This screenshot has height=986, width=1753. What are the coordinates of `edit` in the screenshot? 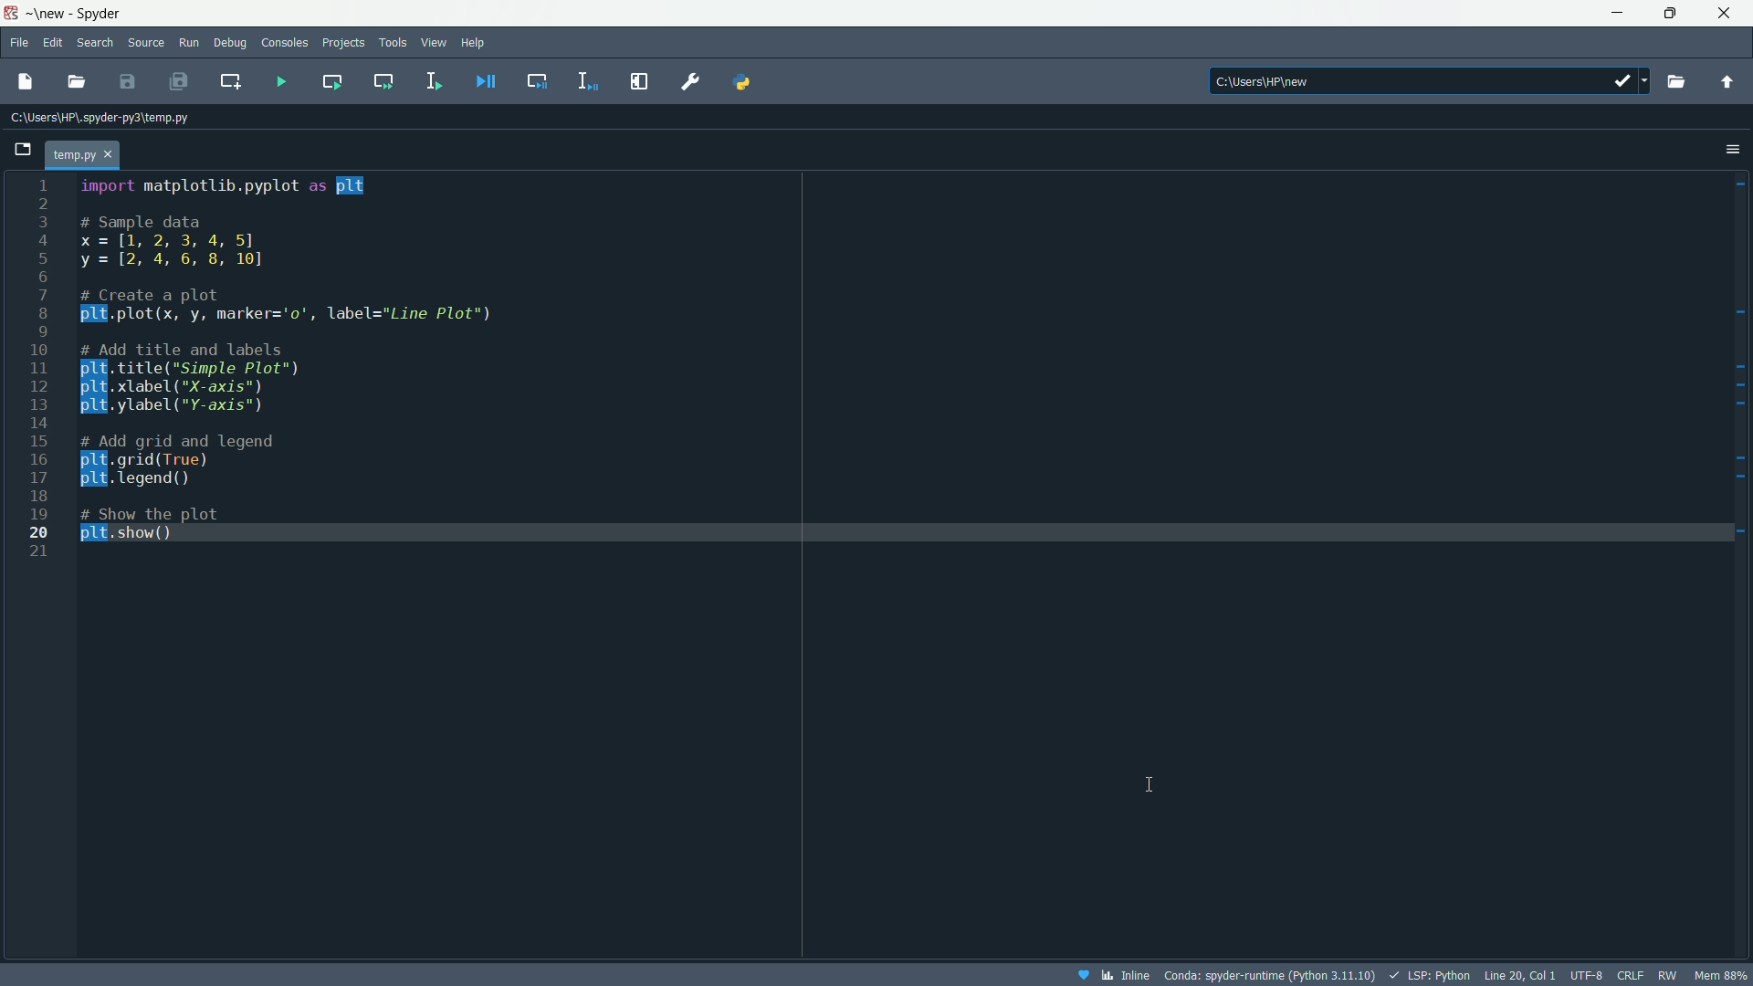 It's located at (53, 43).